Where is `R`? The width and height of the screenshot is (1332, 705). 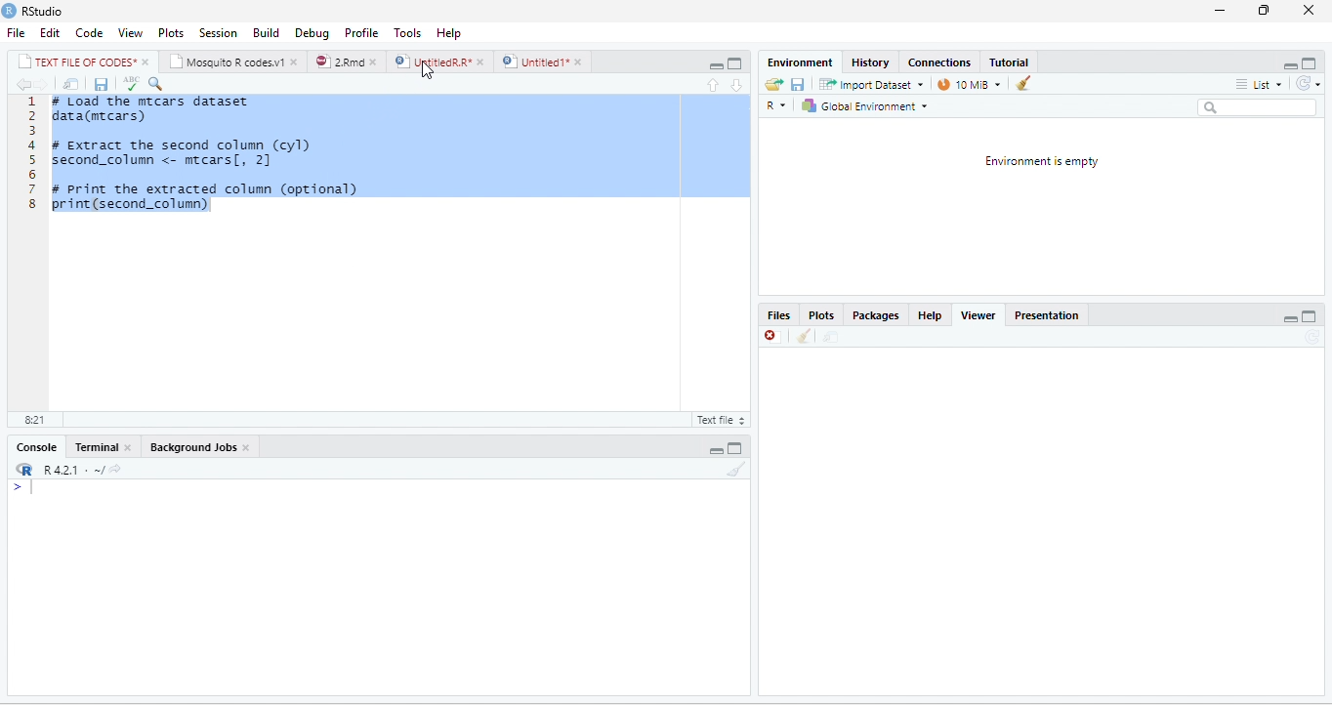 R is located at coordinates (779, 105).